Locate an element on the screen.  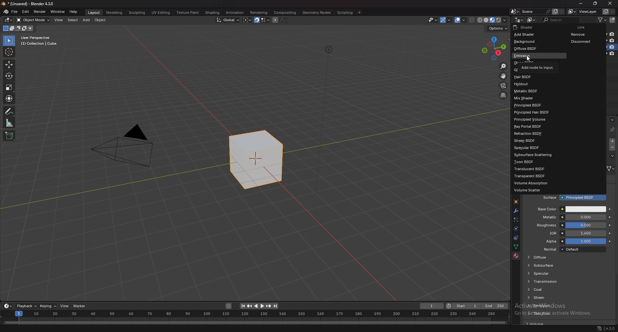
data is located at coordinates (516, 246).